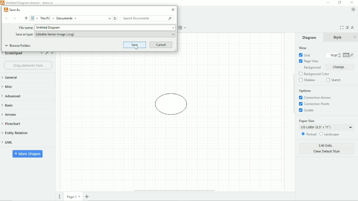 The height and width of the screenshot is (201, 358). I want to click on Misc, so click(9, 87).